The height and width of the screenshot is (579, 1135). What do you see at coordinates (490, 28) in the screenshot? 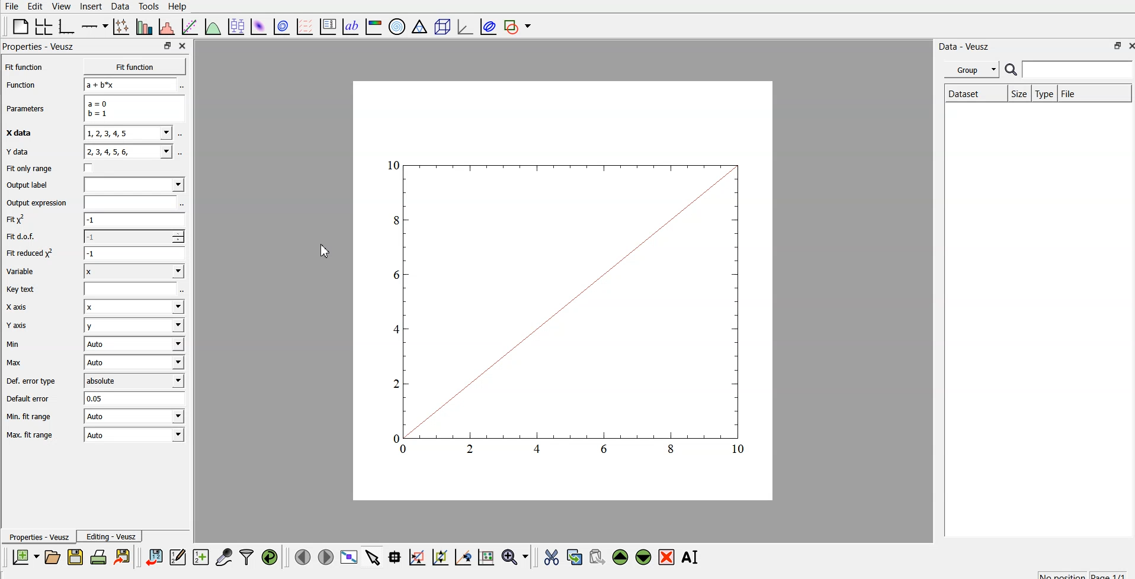
I see `plot covariance ellipse` at bounding box center [490, 28].